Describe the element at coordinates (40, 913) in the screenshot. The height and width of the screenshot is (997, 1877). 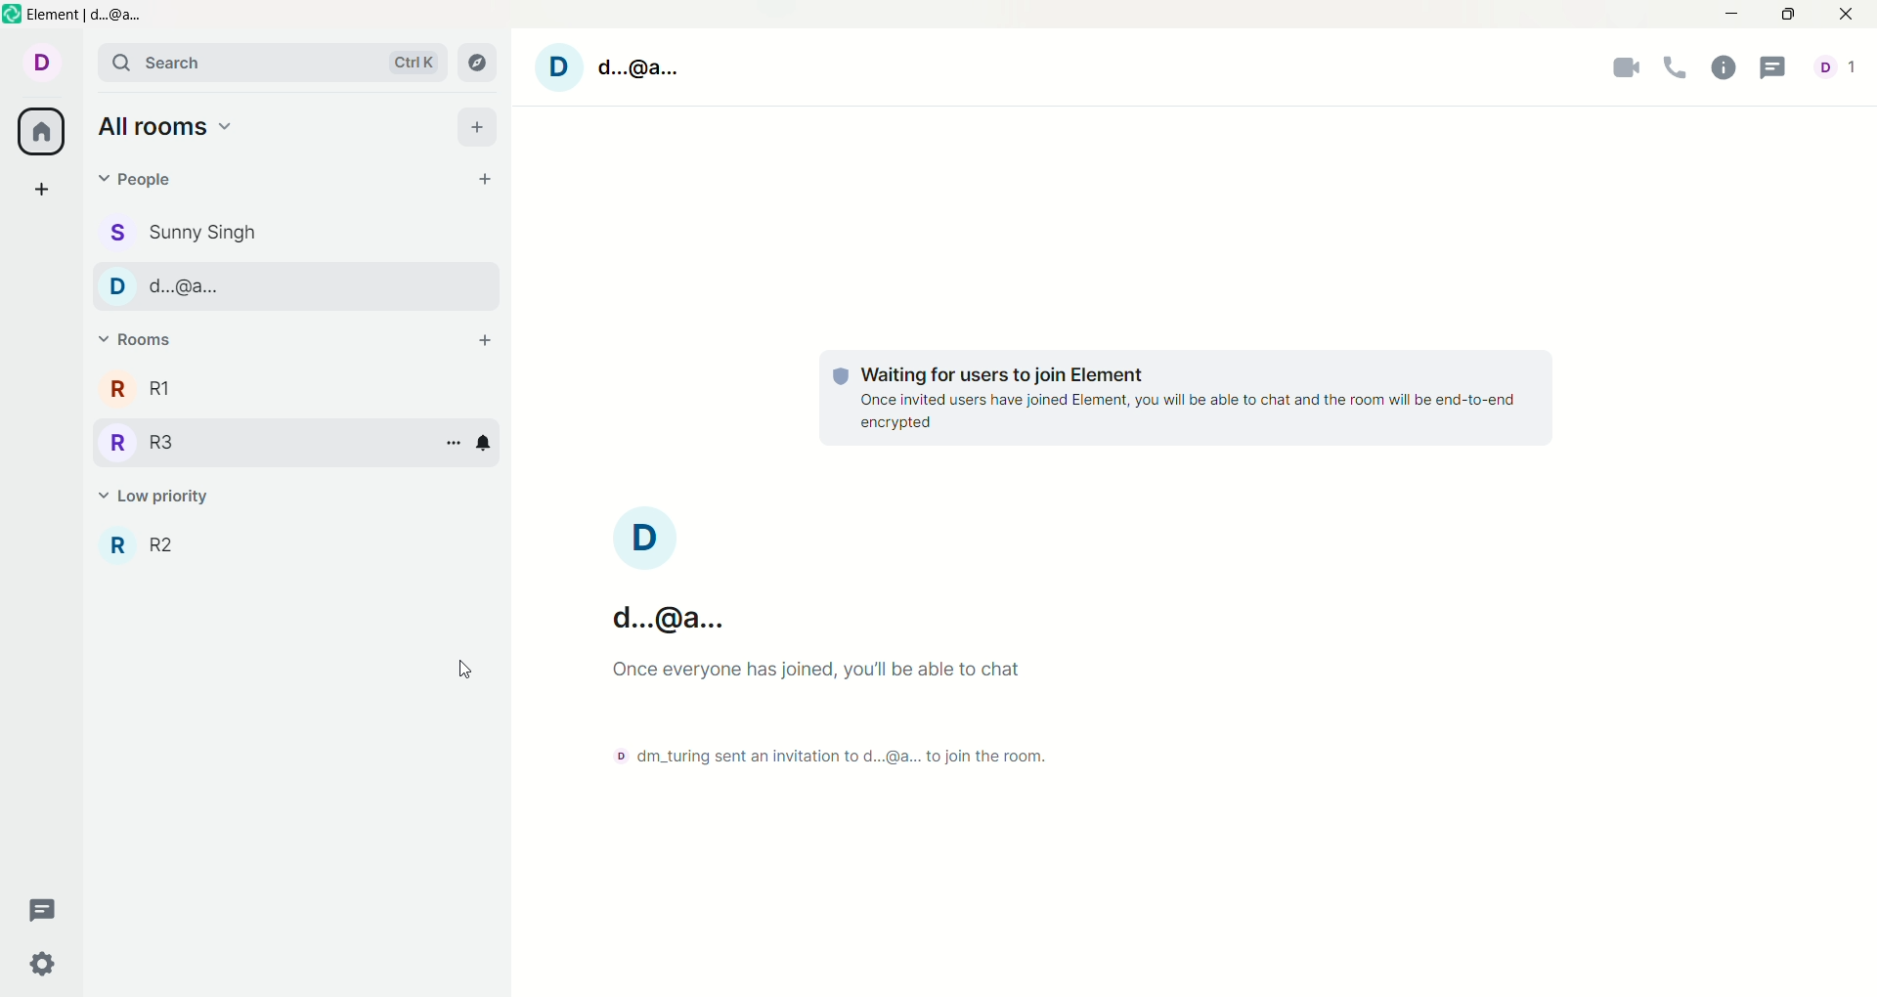
I see `threads` at that location.